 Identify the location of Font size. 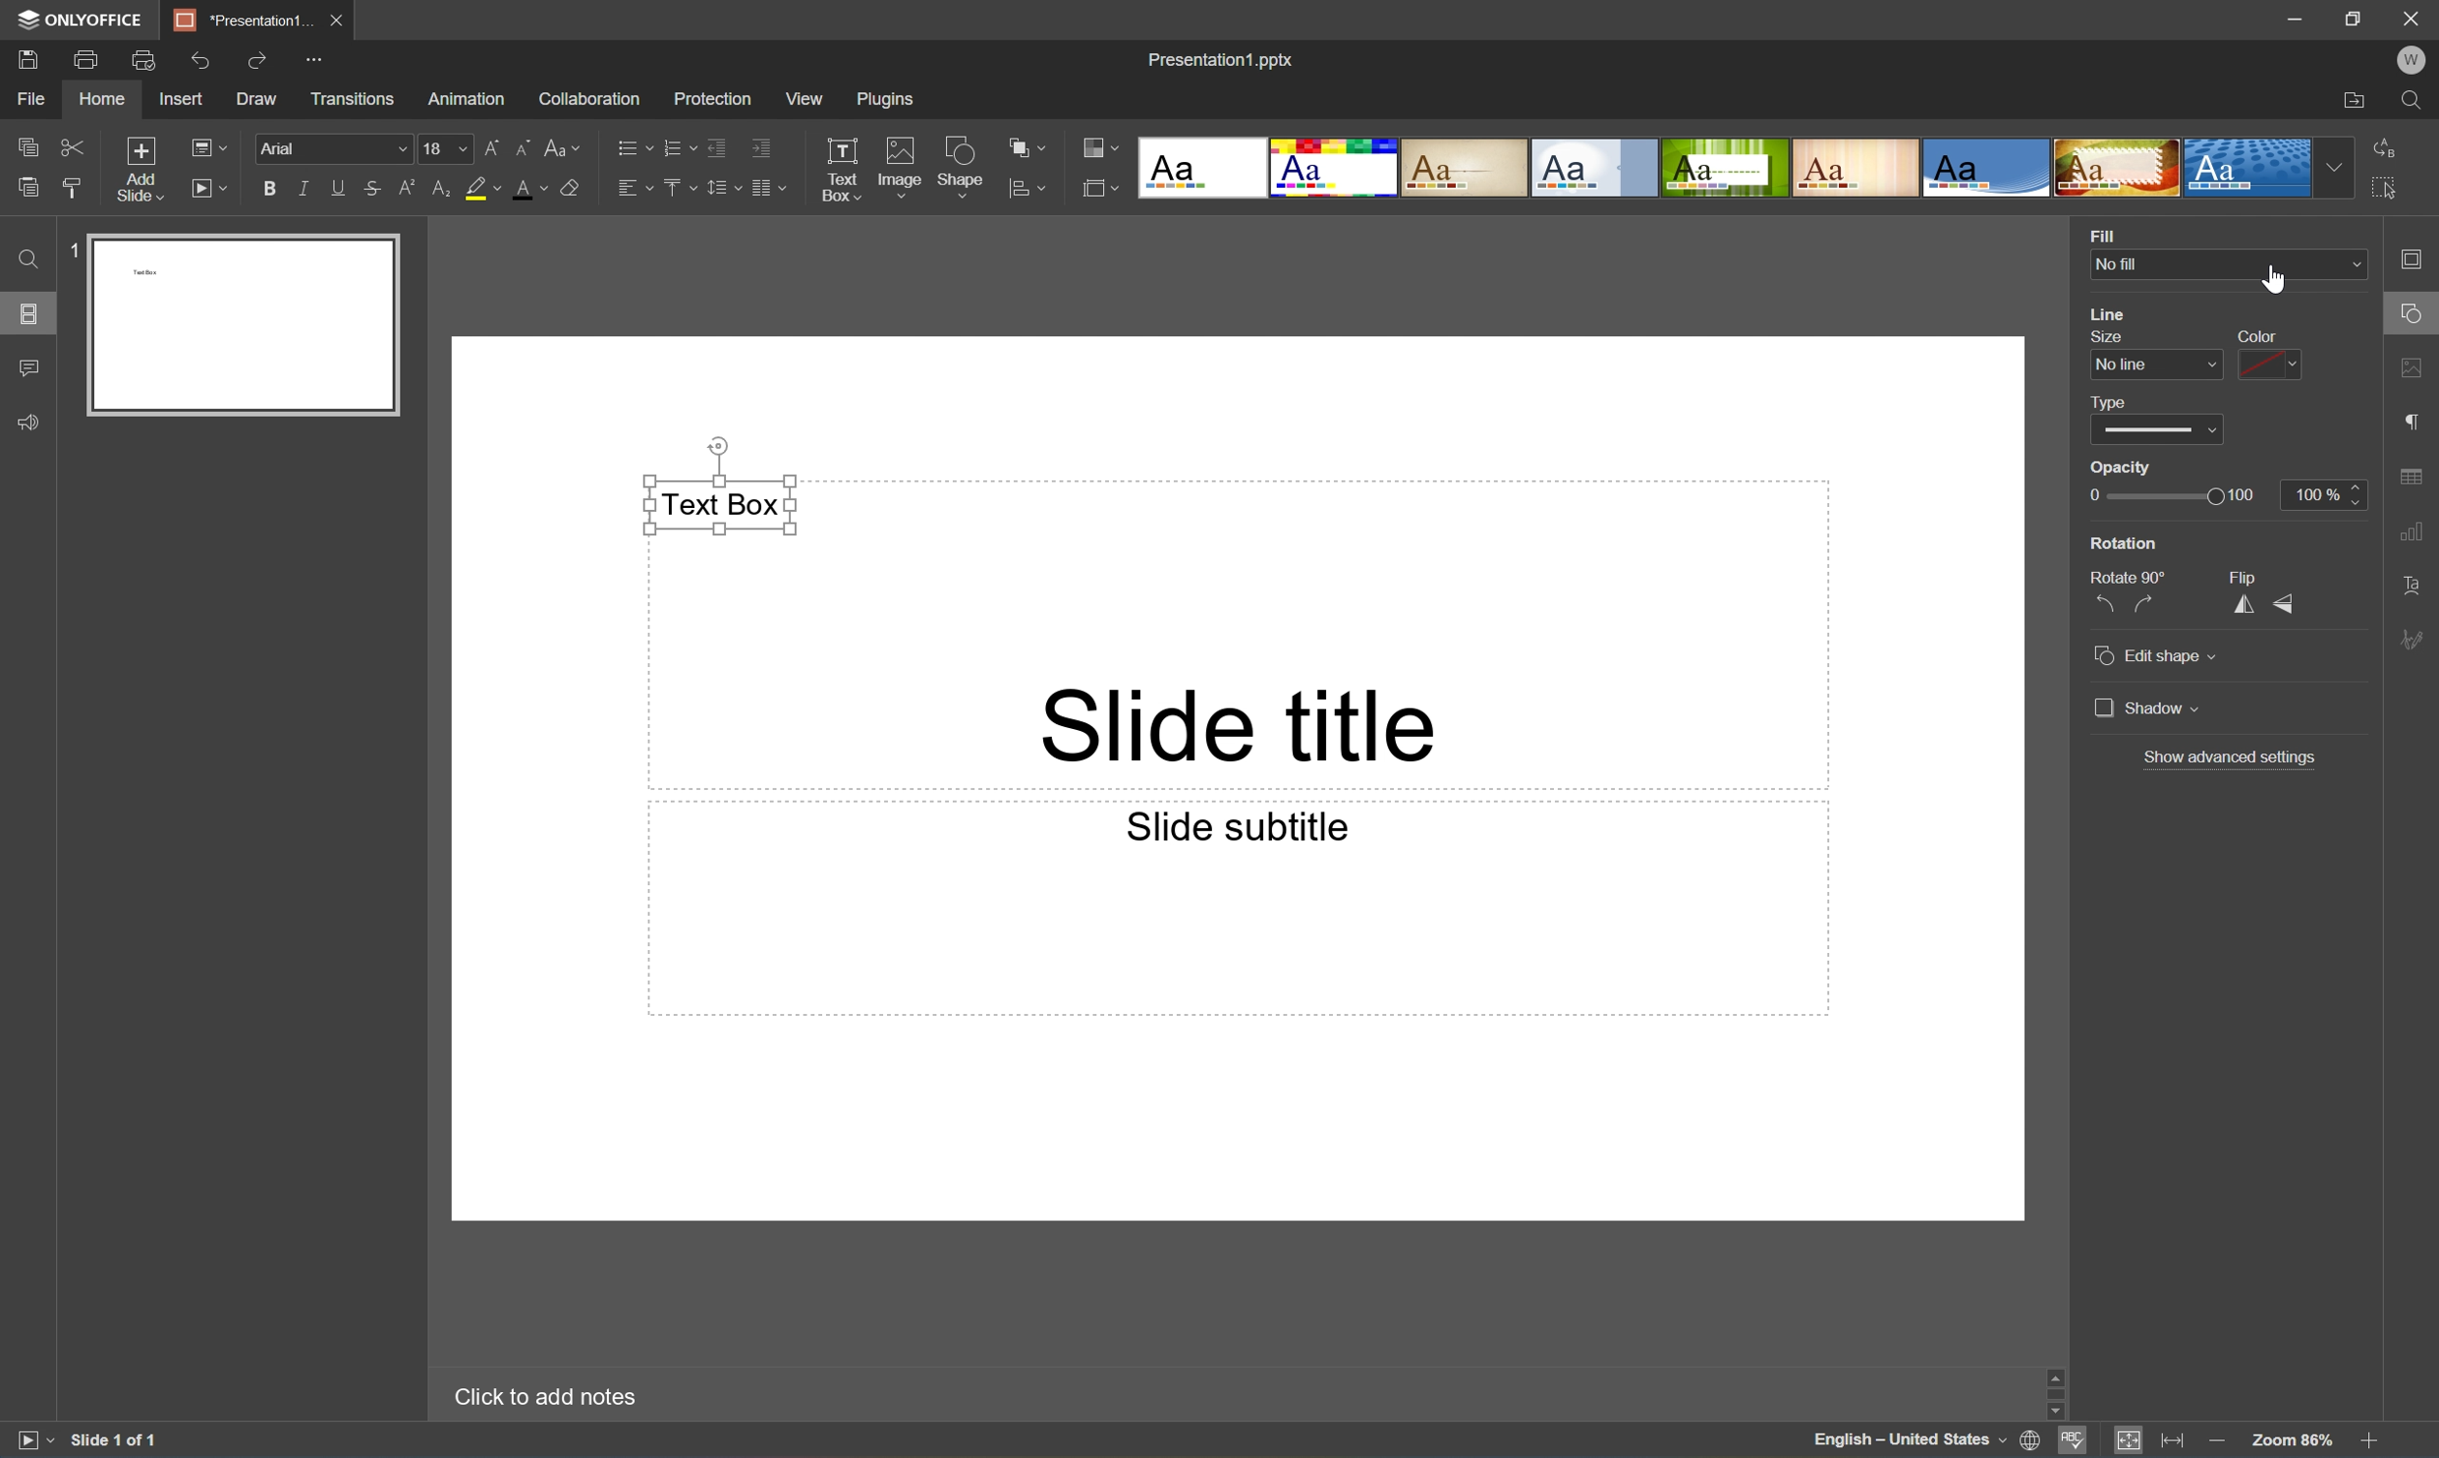
(445, 146).